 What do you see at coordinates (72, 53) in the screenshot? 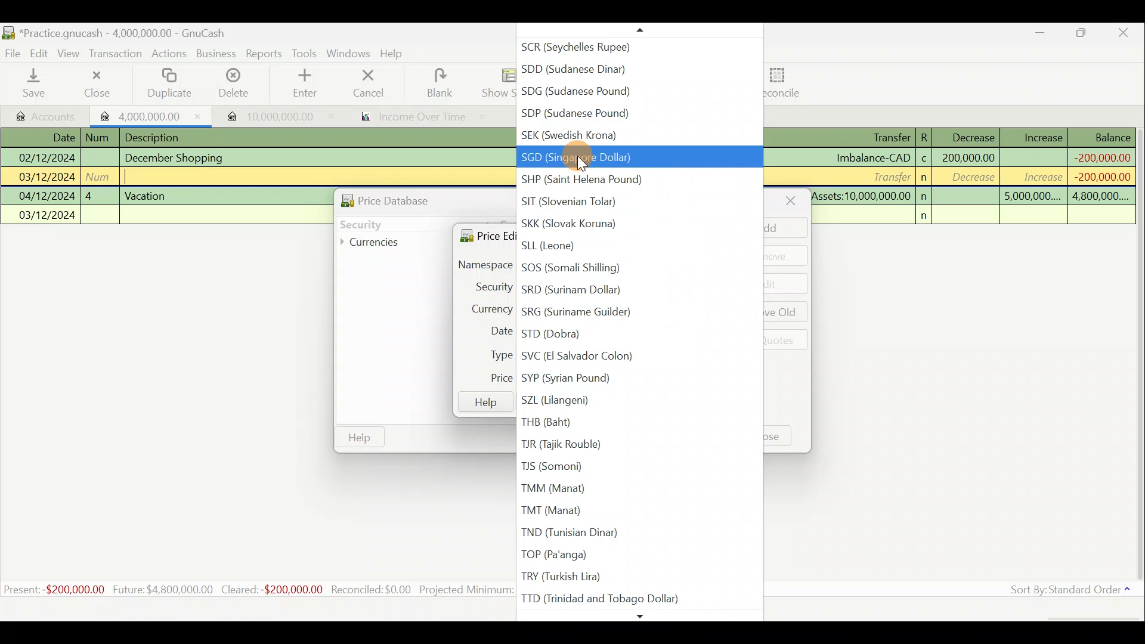
I see `View` at bounding box center [72, 53].